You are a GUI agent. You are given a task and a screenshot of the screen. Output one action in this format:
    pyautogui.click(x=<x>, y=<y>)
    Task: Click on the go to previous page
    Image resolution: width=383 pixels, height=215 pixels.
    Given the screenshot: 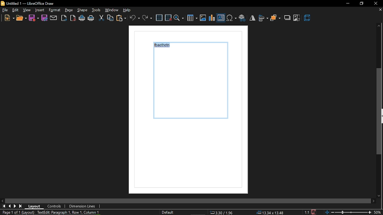 What is the action you would take?
    pyautogui.click(x=10, y=206)
    